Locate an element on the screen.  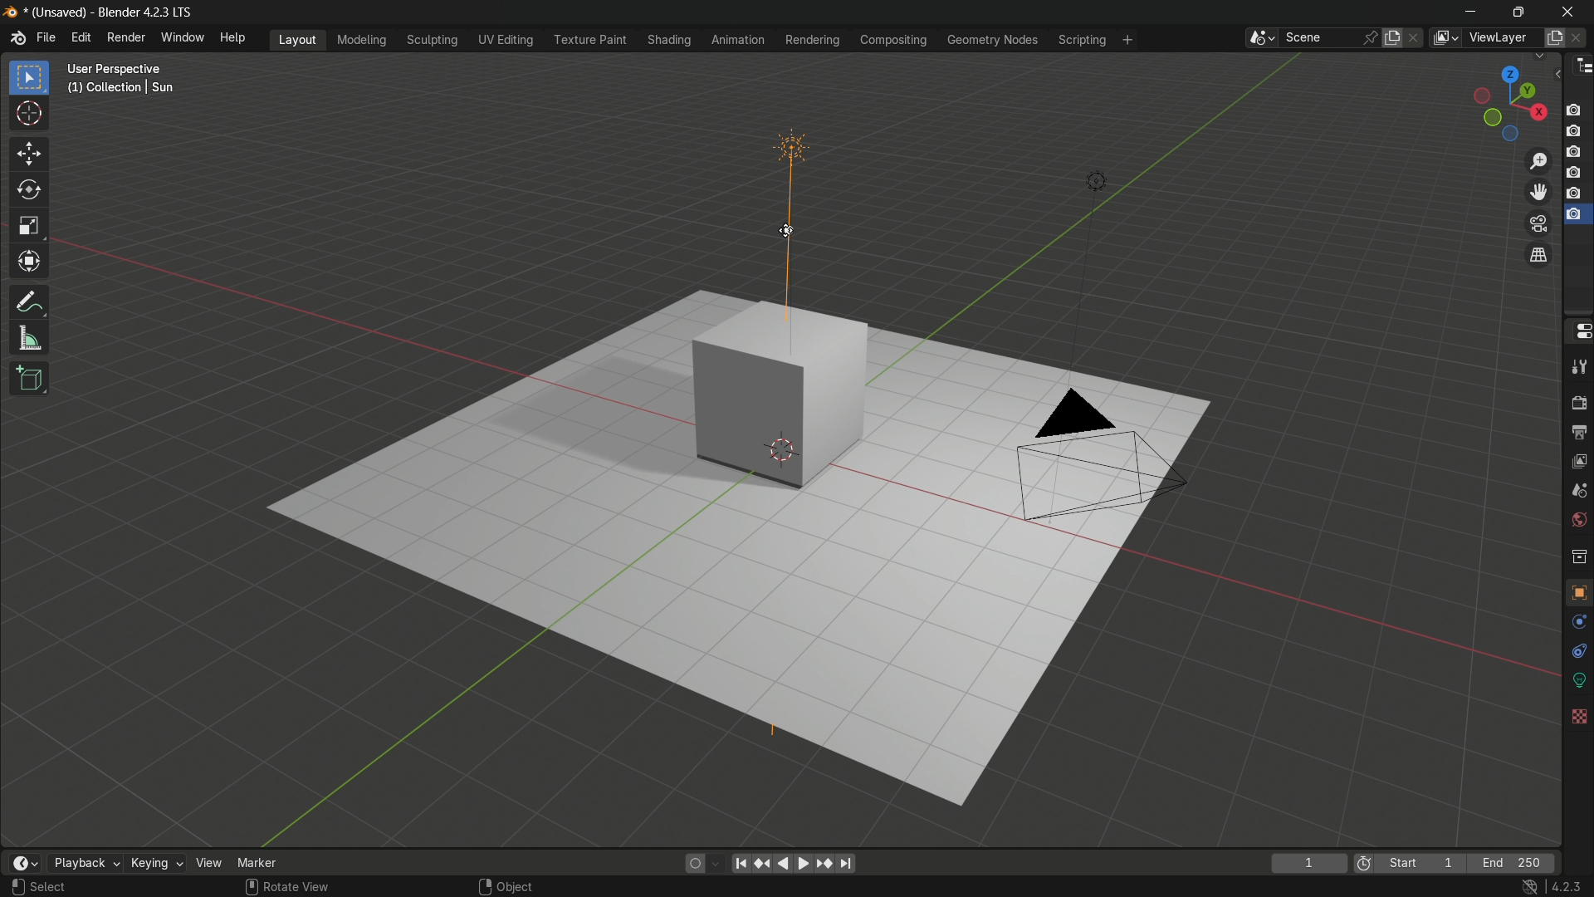
select box is located at coordinates (30, 77).